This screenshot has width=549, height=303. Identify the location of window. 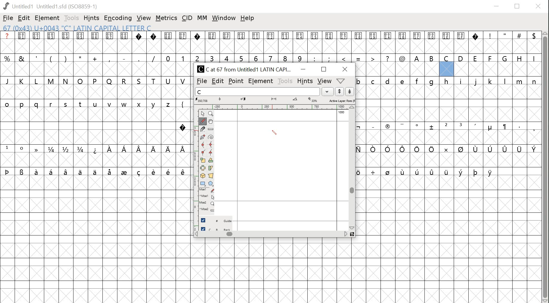
(224, 19).